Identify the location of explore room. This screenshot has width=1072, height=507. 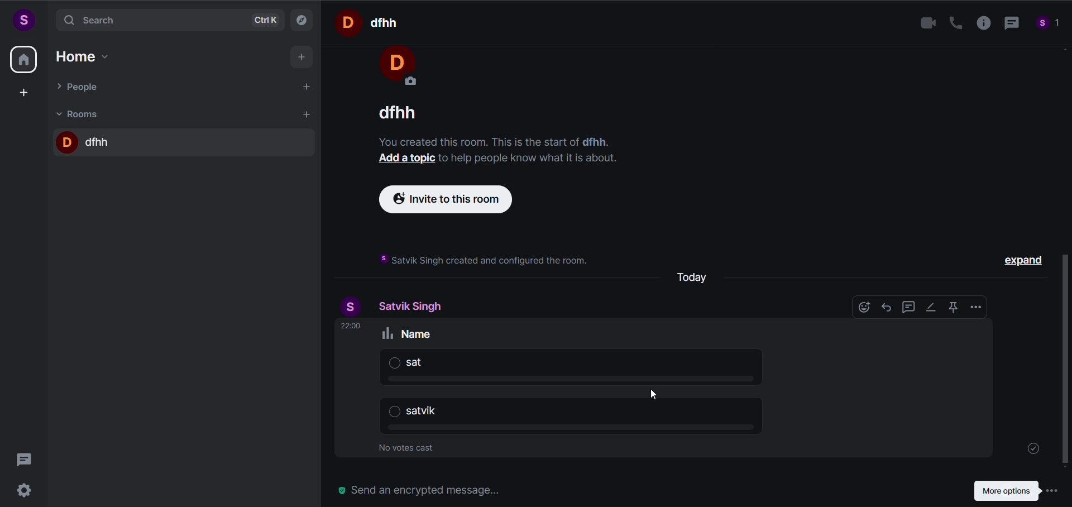
(303, 19).